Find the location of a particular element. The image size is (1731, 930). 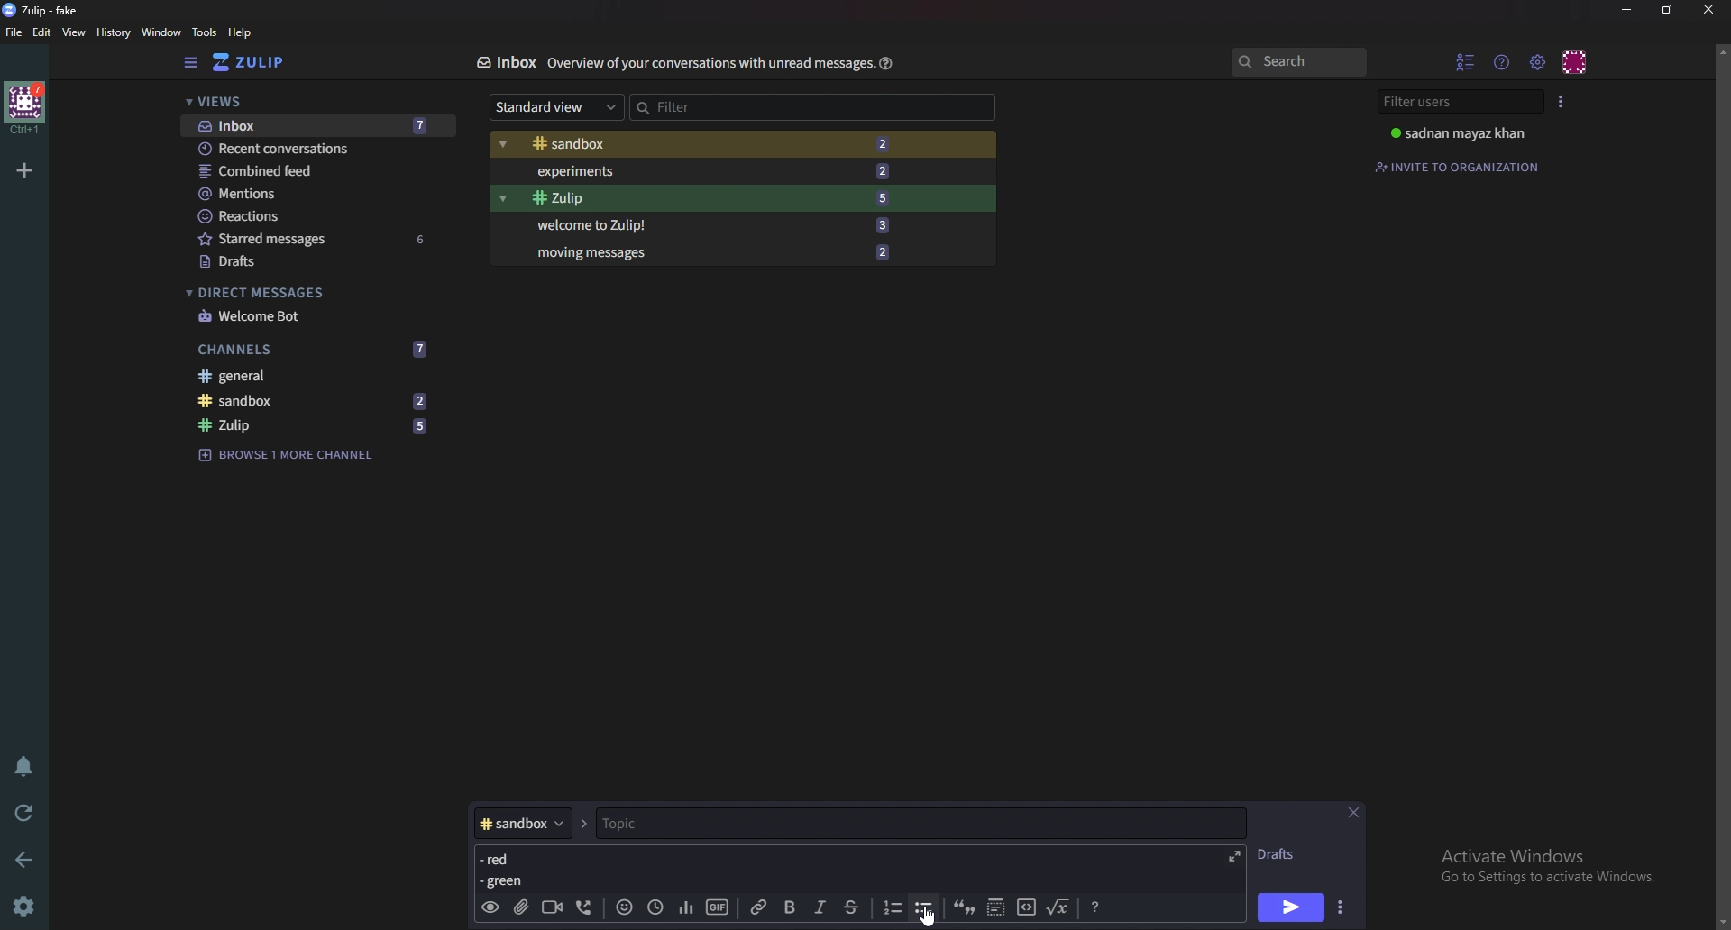

Standard view is located at coordinates (557, 105).